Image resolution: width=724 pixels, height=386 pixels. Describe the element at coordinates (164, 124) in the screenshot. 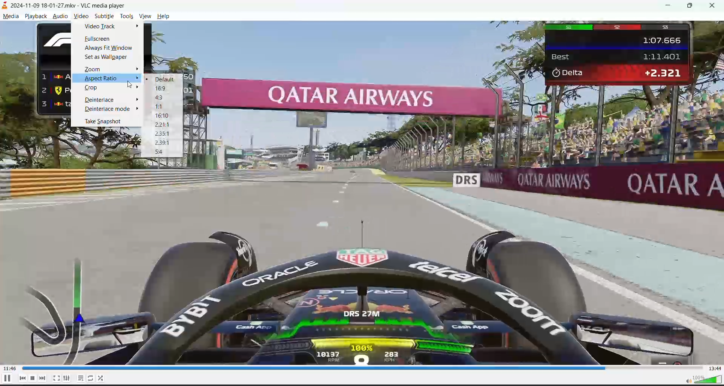

I see `2.21:1` at that location.